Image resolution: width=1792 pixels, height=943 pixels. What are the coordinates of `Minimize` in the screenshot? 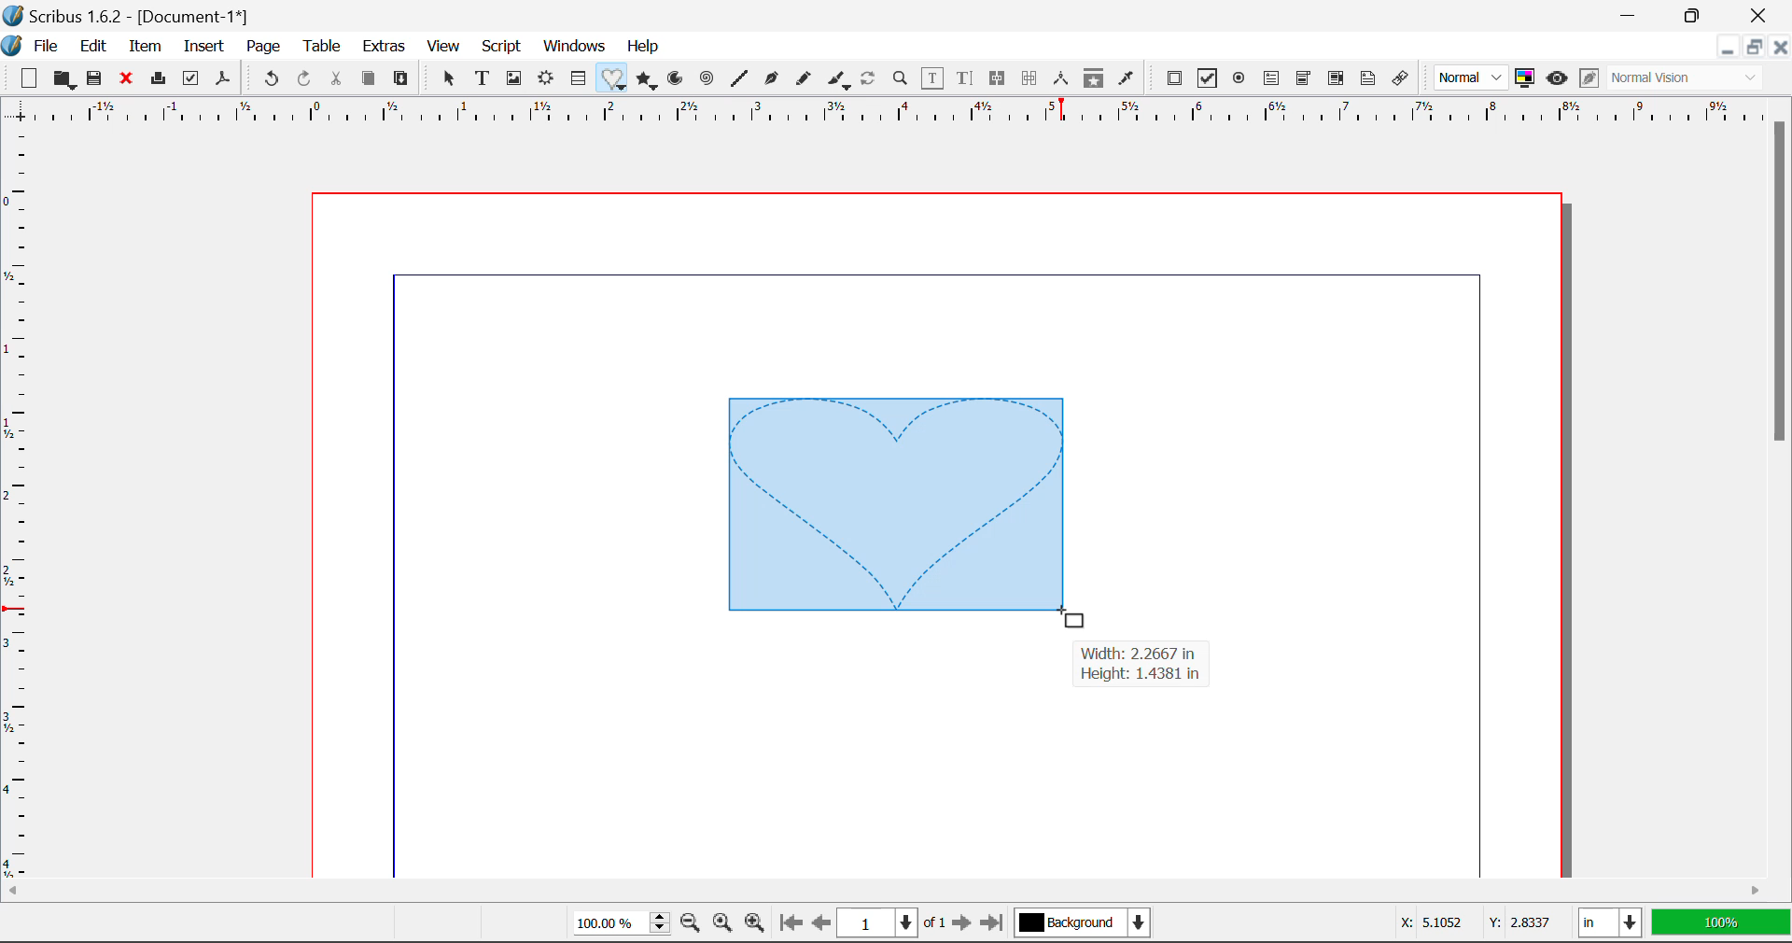 It's located at (1701, 15).